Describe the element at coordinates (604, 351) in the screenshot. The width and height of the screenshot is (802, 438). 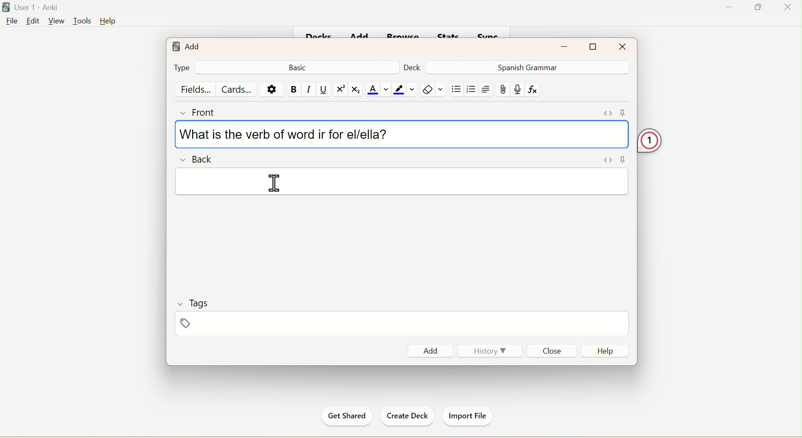
I see `Help` at that location.